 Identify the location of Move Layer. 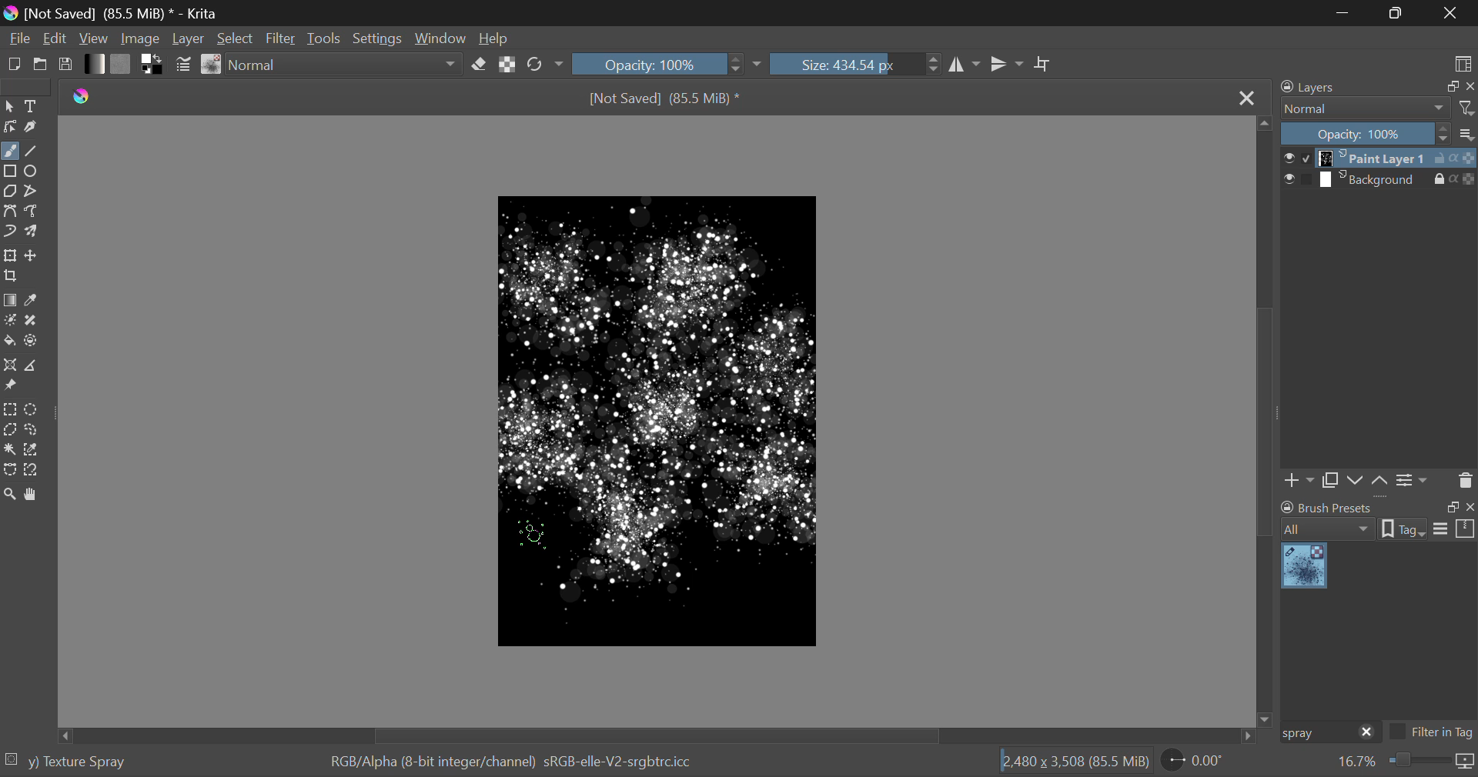
(32, 255).